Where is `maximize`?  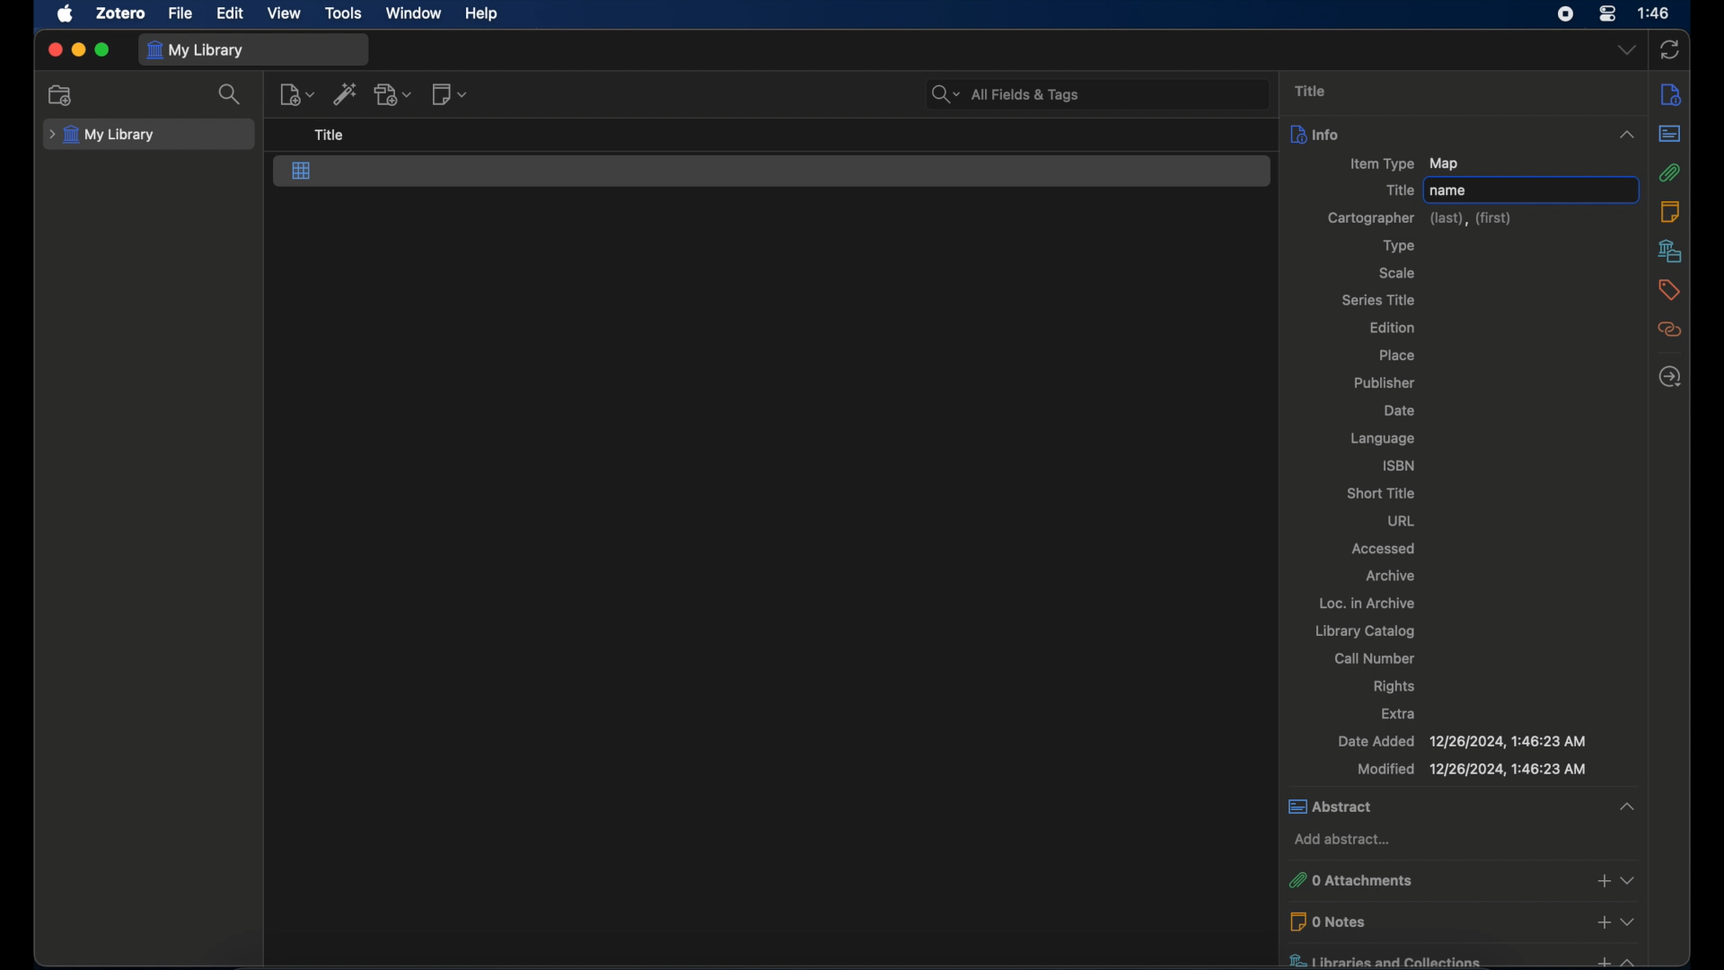 maximize is located at coordinates (103, 49).